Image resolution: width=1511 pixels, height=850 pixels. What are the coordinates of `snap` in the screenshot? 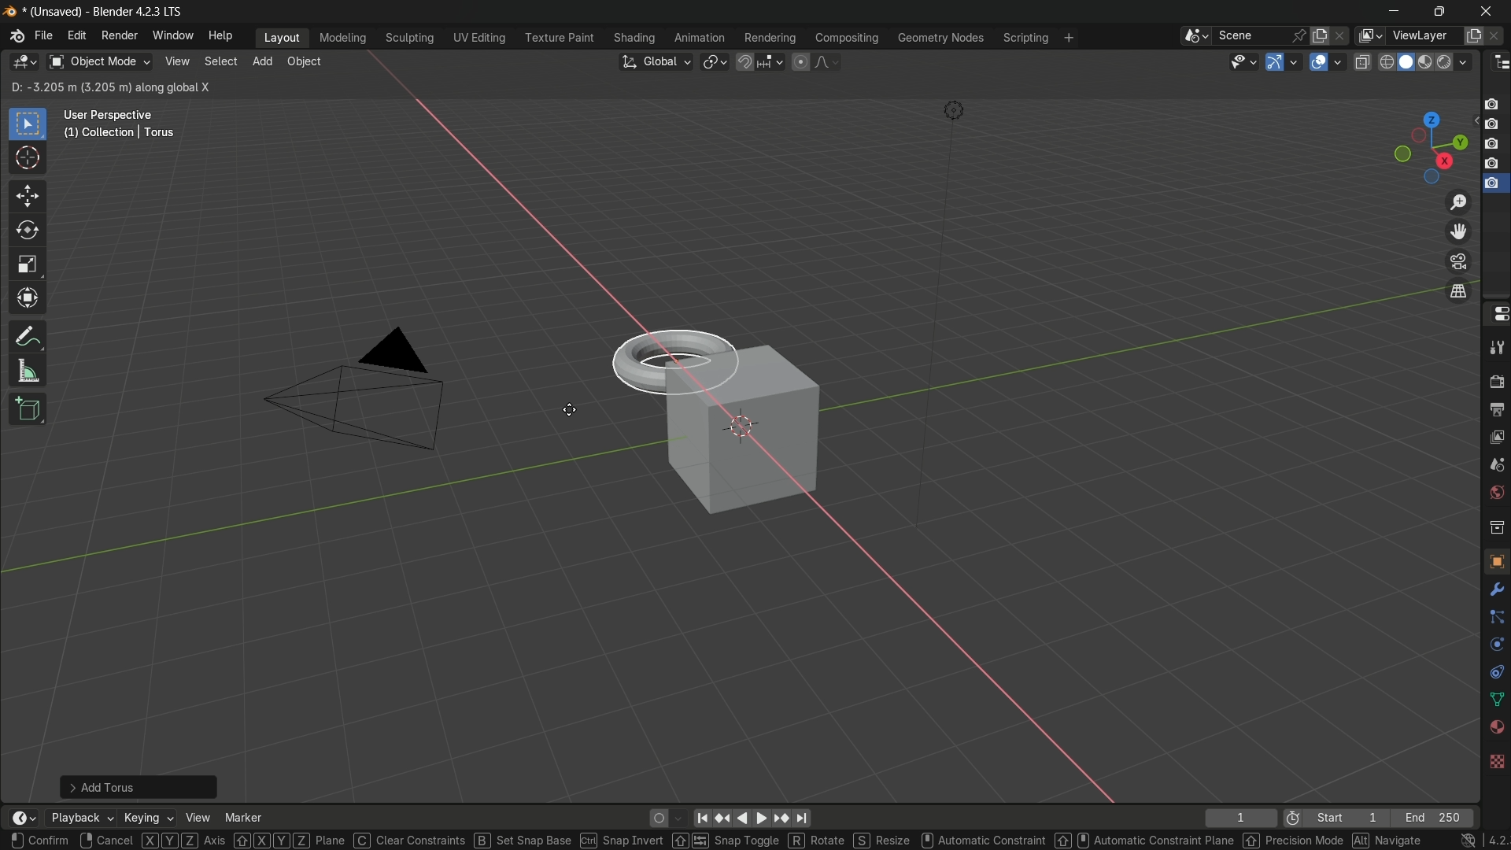 It's located at (759, 61).